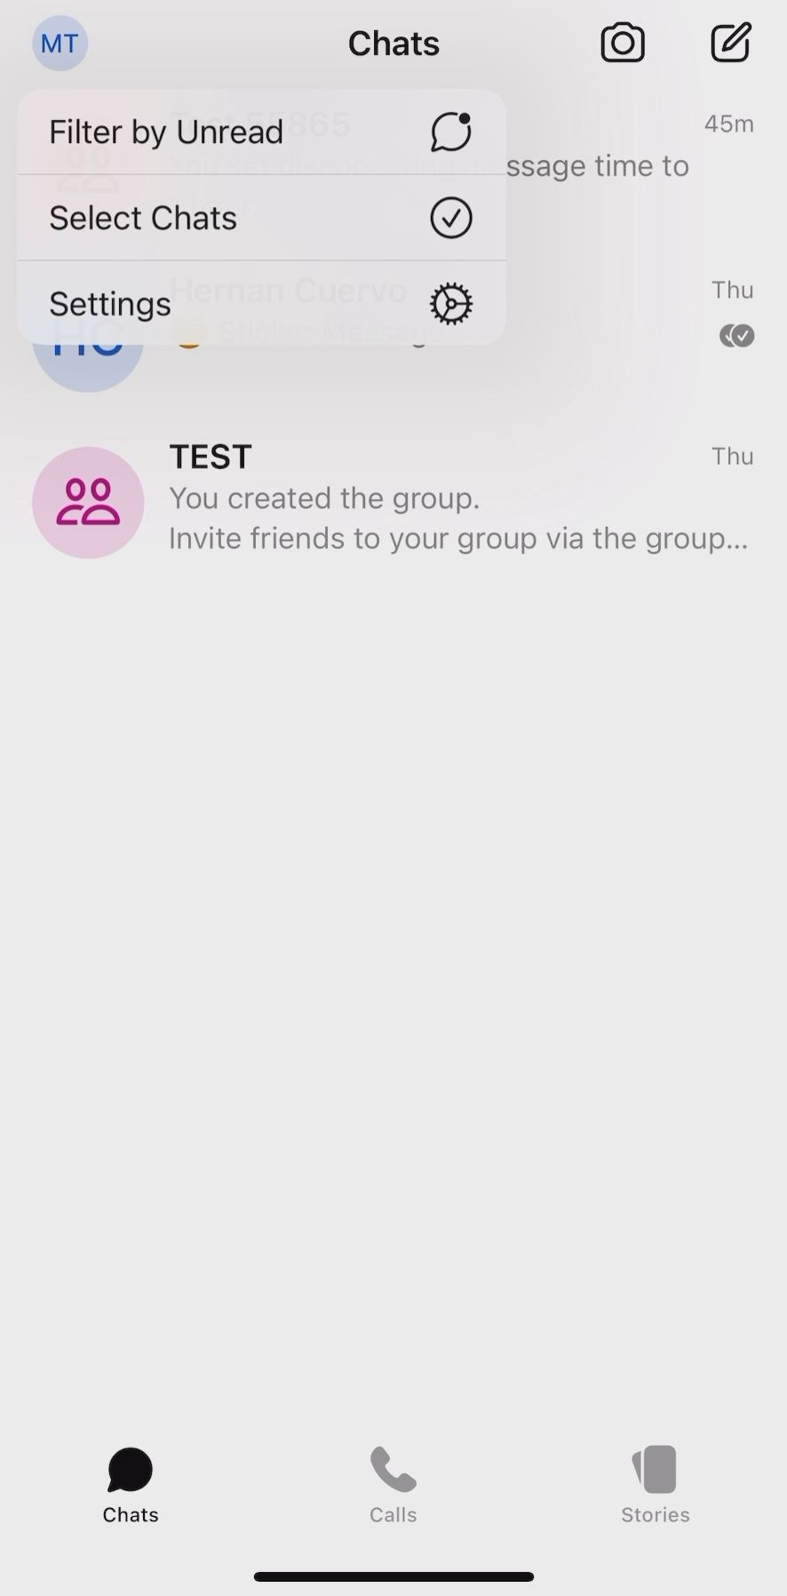 Image resolution: width=787 pixels, height=1596 pixels. What do you see at coordinates (88, 371) in the screenshot?
I see `half circle` at bounding box center [88, 371].